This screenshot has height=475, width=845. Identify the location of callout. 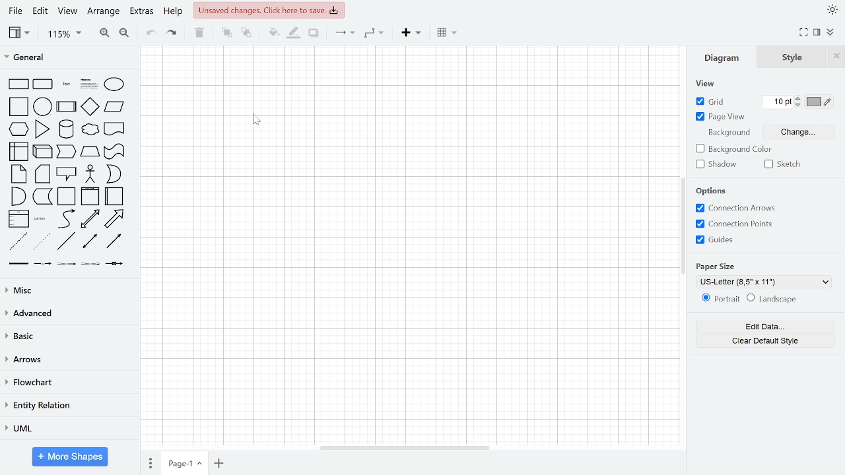
(65, 174).